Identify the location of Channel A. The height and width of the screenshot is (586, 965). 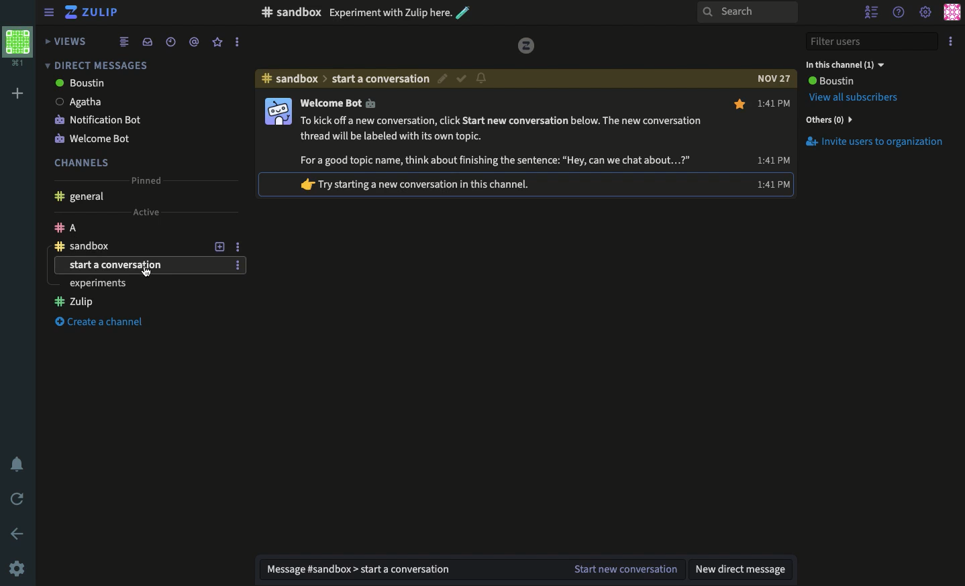
(126, 227).